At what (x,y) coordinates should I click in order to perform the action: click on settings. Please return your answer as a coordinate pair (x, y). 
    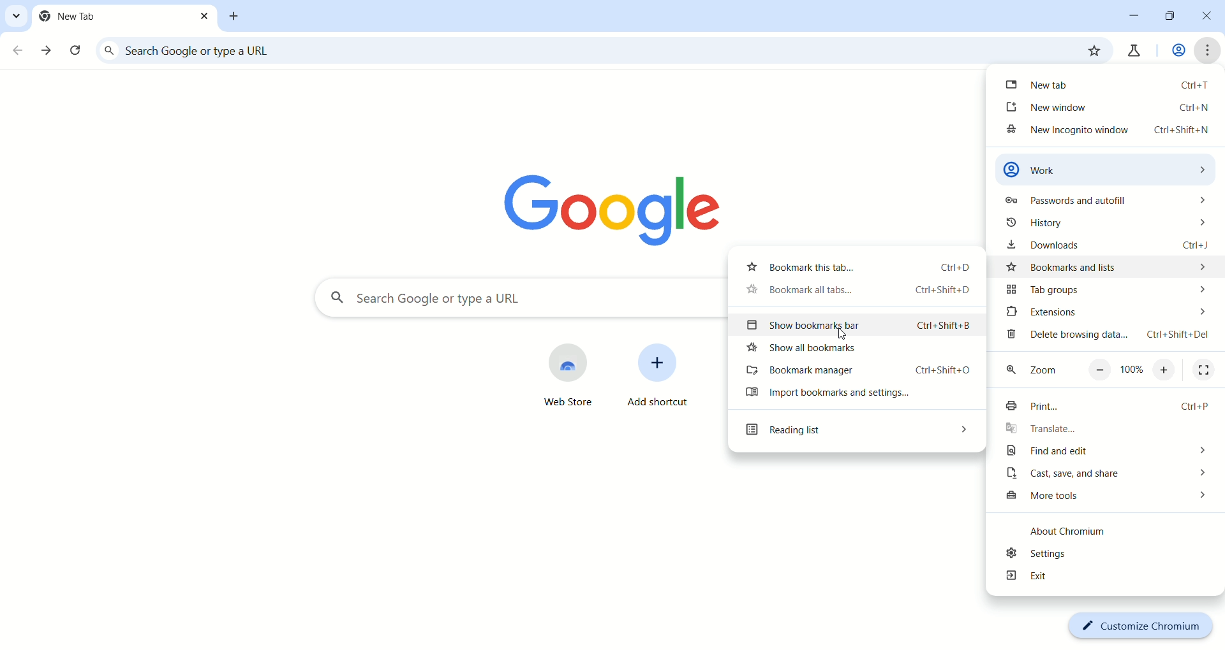
    Looking at the image, I should click on (1102, 554).